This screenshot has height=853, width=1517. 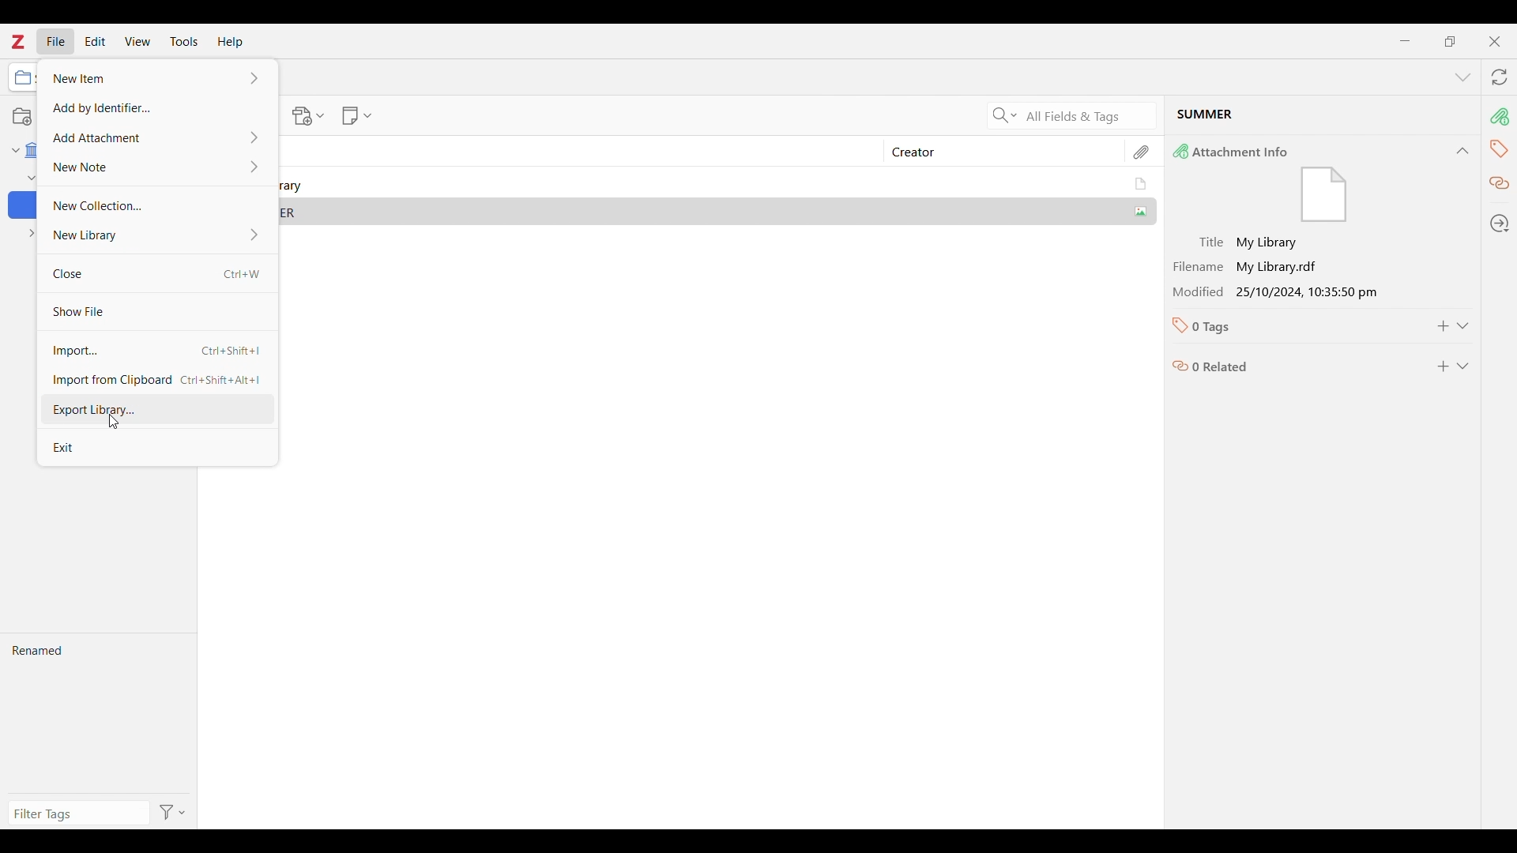 I want to click on Renamed, so click(x=98, y=713).